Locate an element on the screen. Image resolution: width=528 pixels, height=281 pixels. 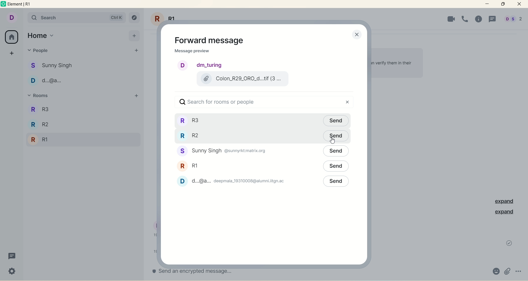
start chat is located at coordinates (136, 51).